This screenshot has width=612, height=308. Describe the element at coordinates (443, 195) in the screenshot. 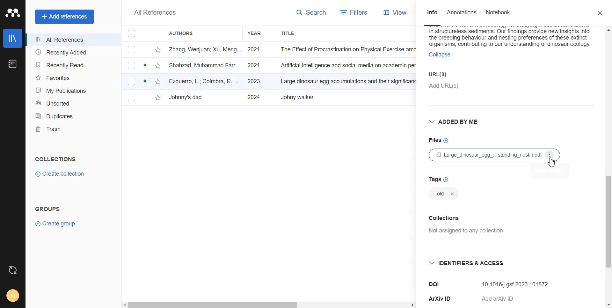

I see `Tag` at that location.